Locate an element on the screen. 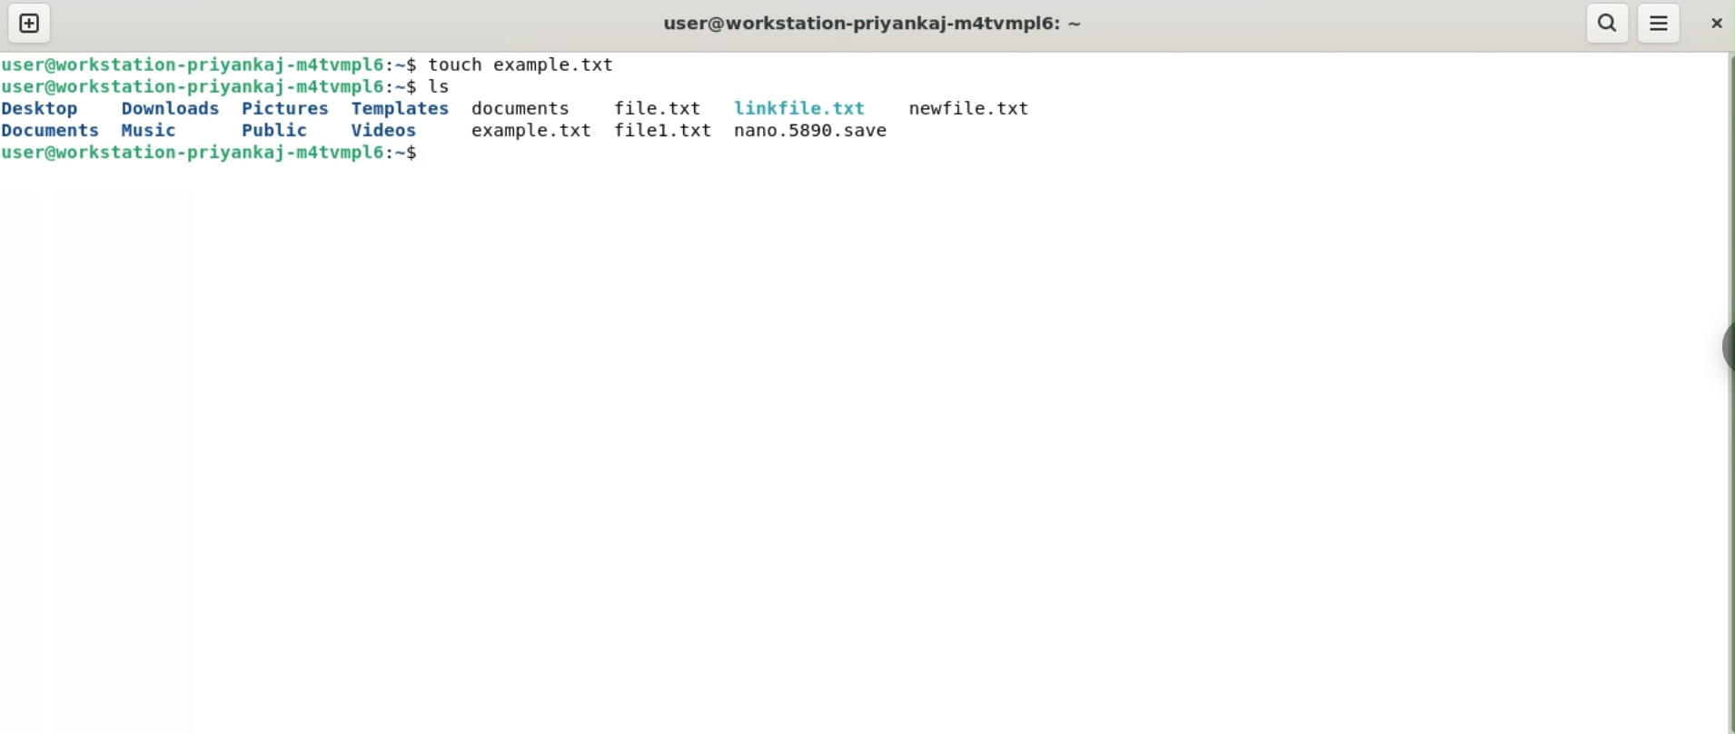 This screenshot has width=1735, height=734. documents is located at coordinates (57, 131).